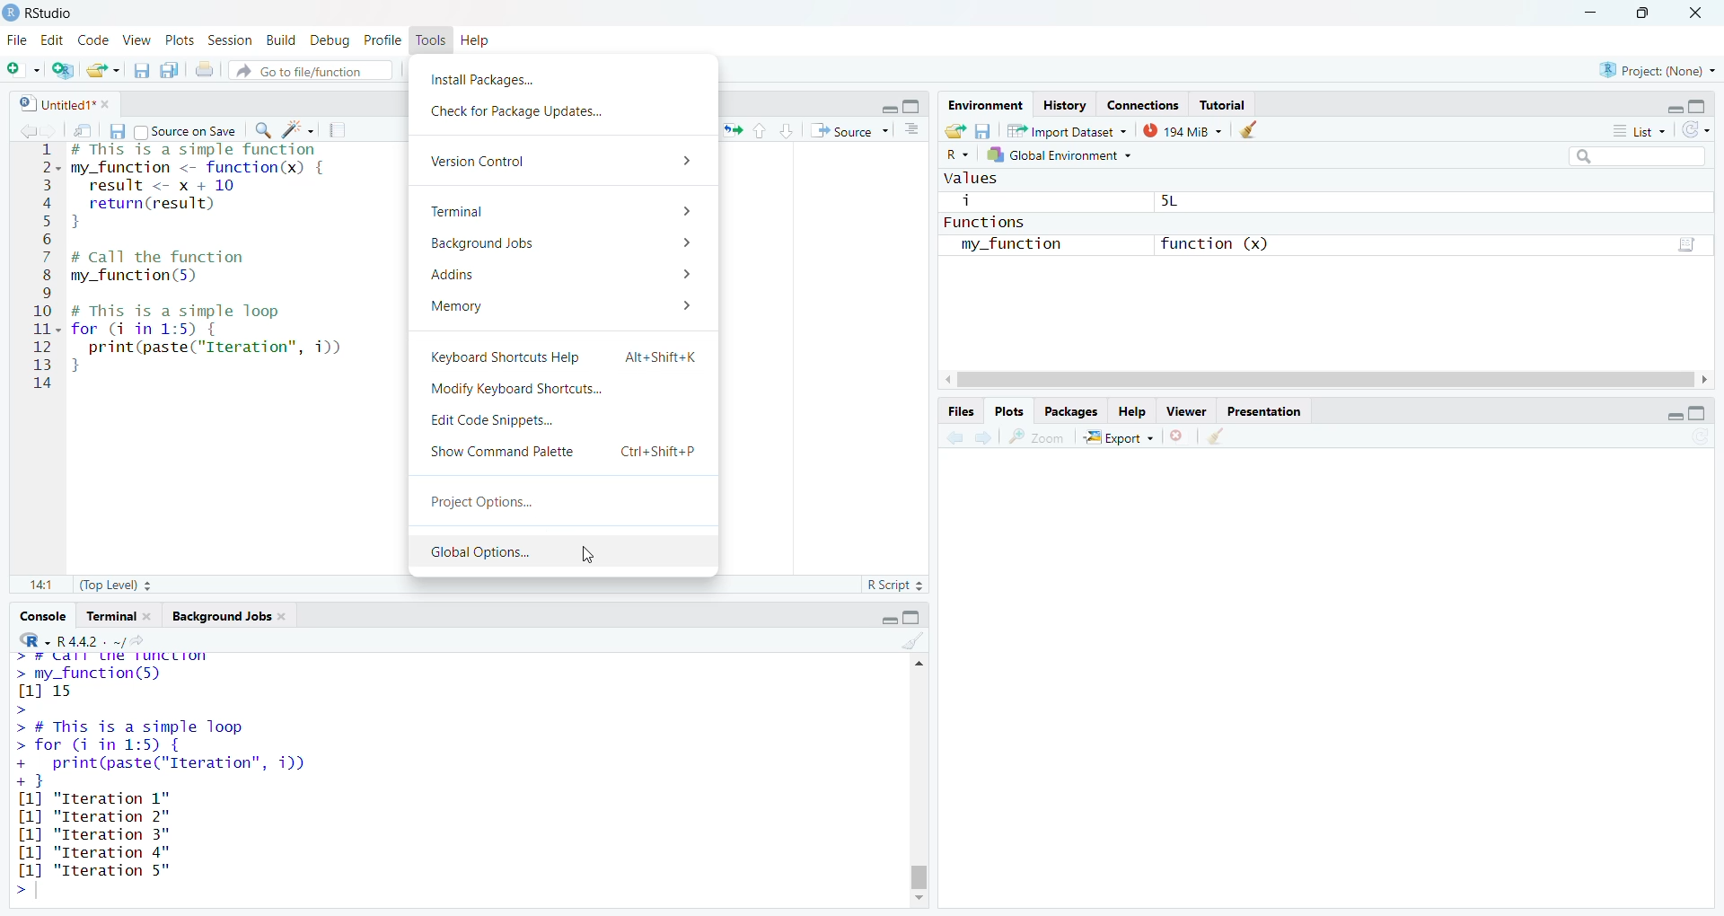 The width and height of the screenshot is (1724, 916). What do you see at coordinates (142, 69) in the screenshot?
I see `save current document` at bounding box center [142, 69].